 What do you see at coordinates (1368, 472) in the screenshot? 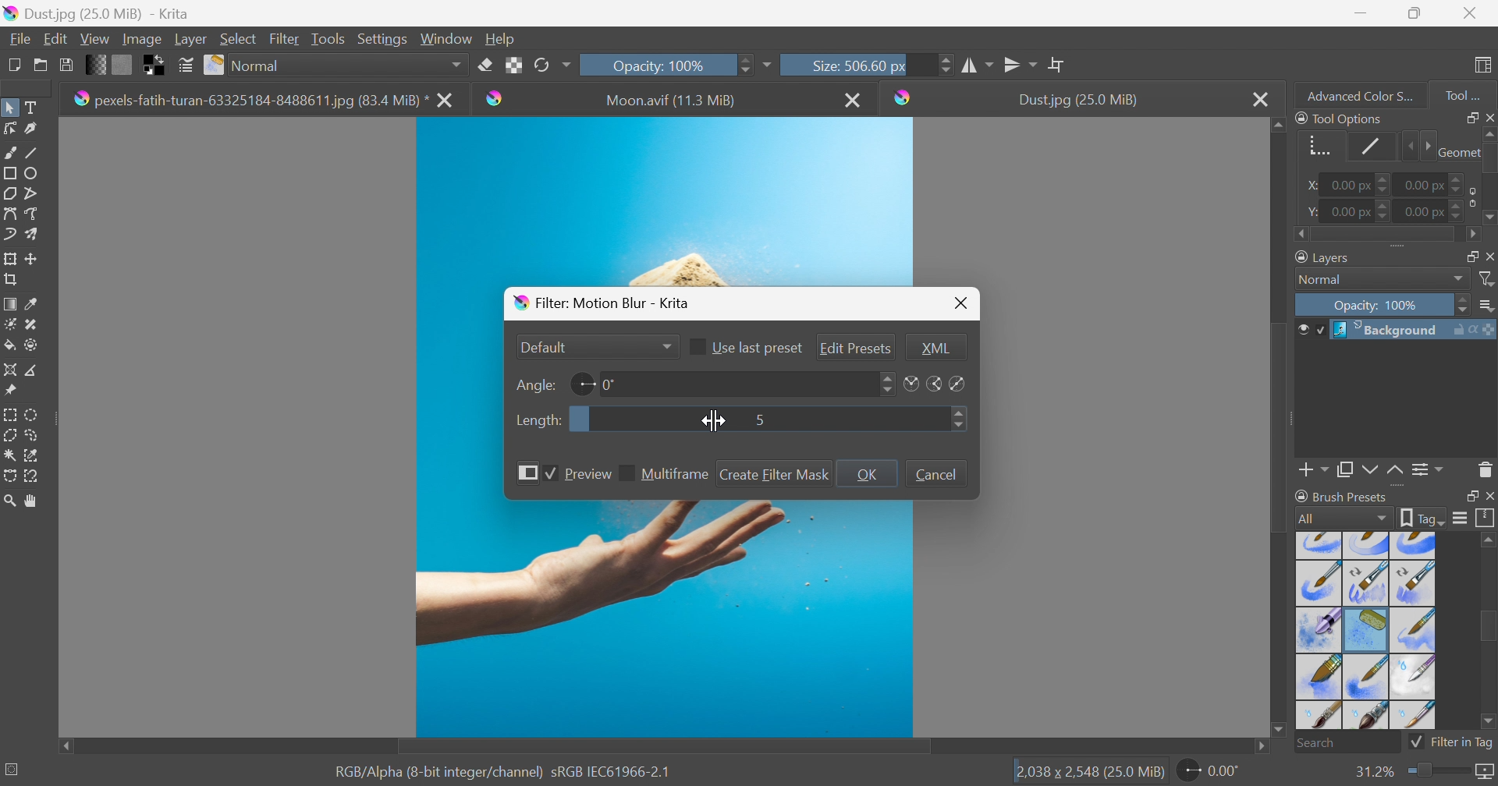
I see `Duplicate layer or mask` at bounding box center [1368, 472].